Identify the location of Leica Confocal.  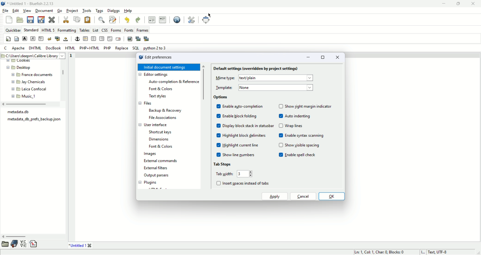
(36, 89).